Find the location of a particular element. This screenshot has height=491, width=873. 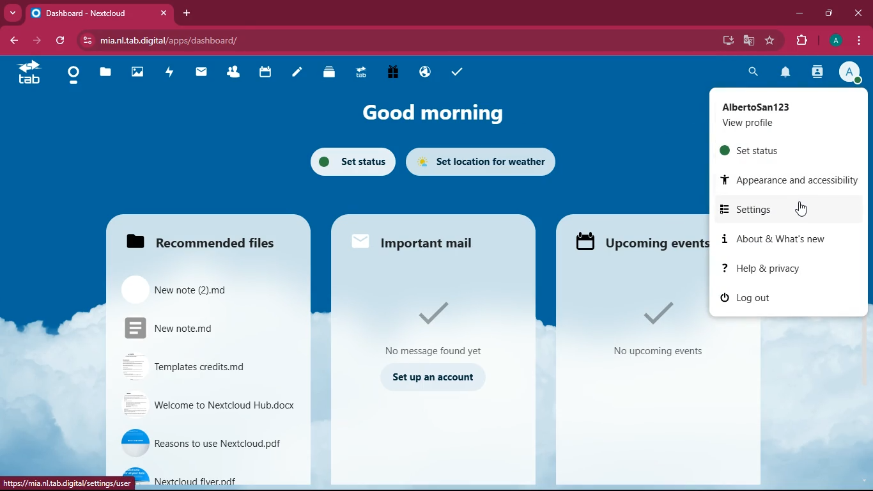

forward is located at coordinates (35, 41).